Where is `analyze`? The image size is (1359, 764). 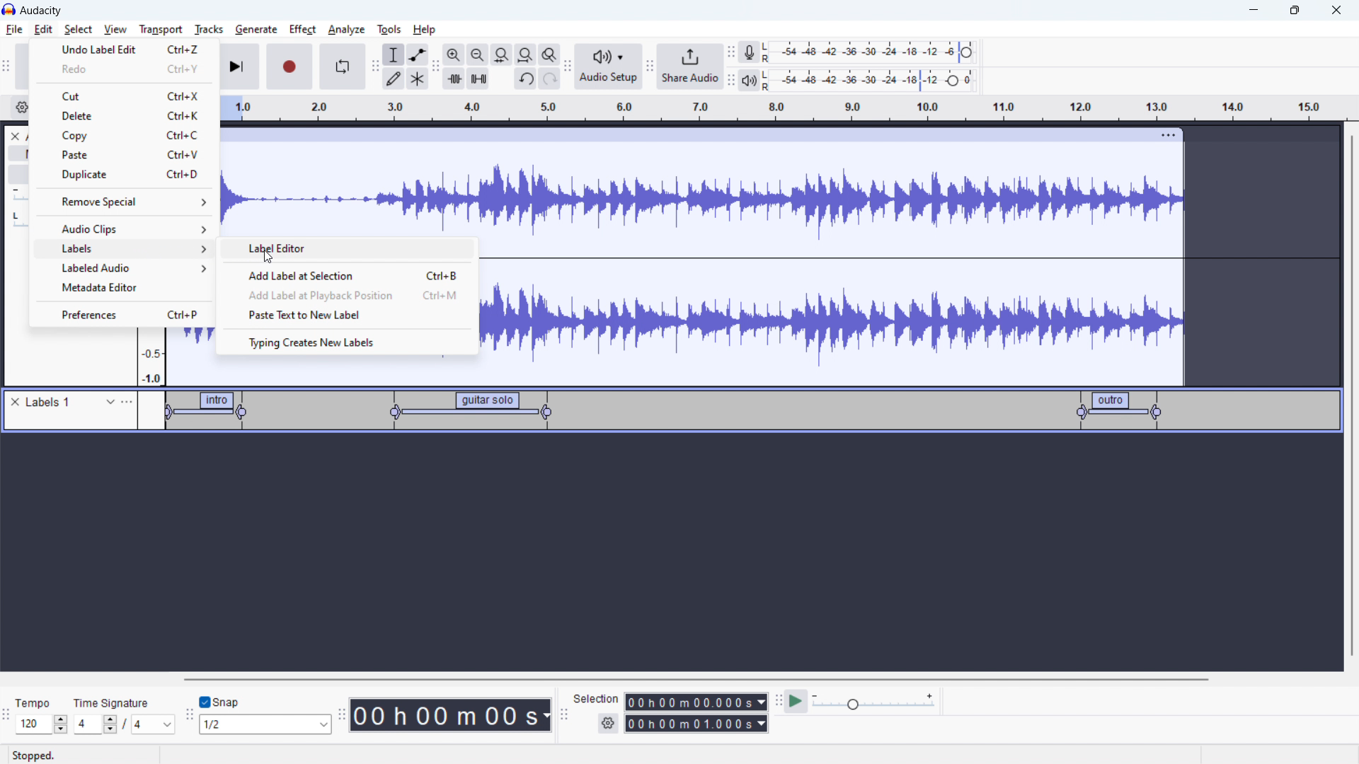 analyze is located at coordinates (345, 30).